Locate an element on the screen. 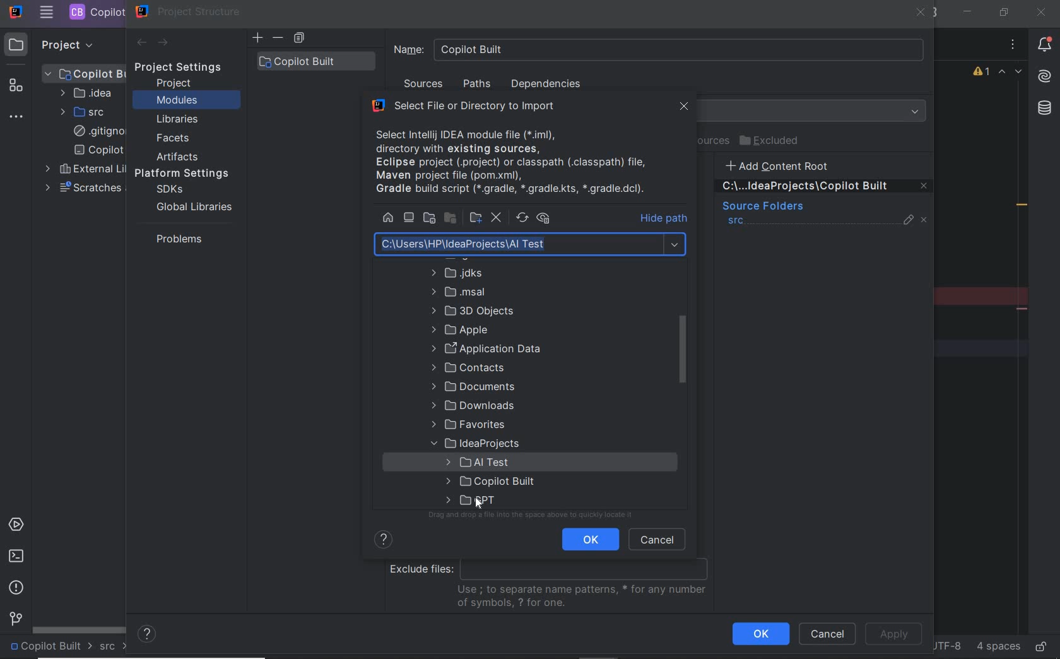 The image size is (1060, 659). sources folders is located at coordinates (762, 207).